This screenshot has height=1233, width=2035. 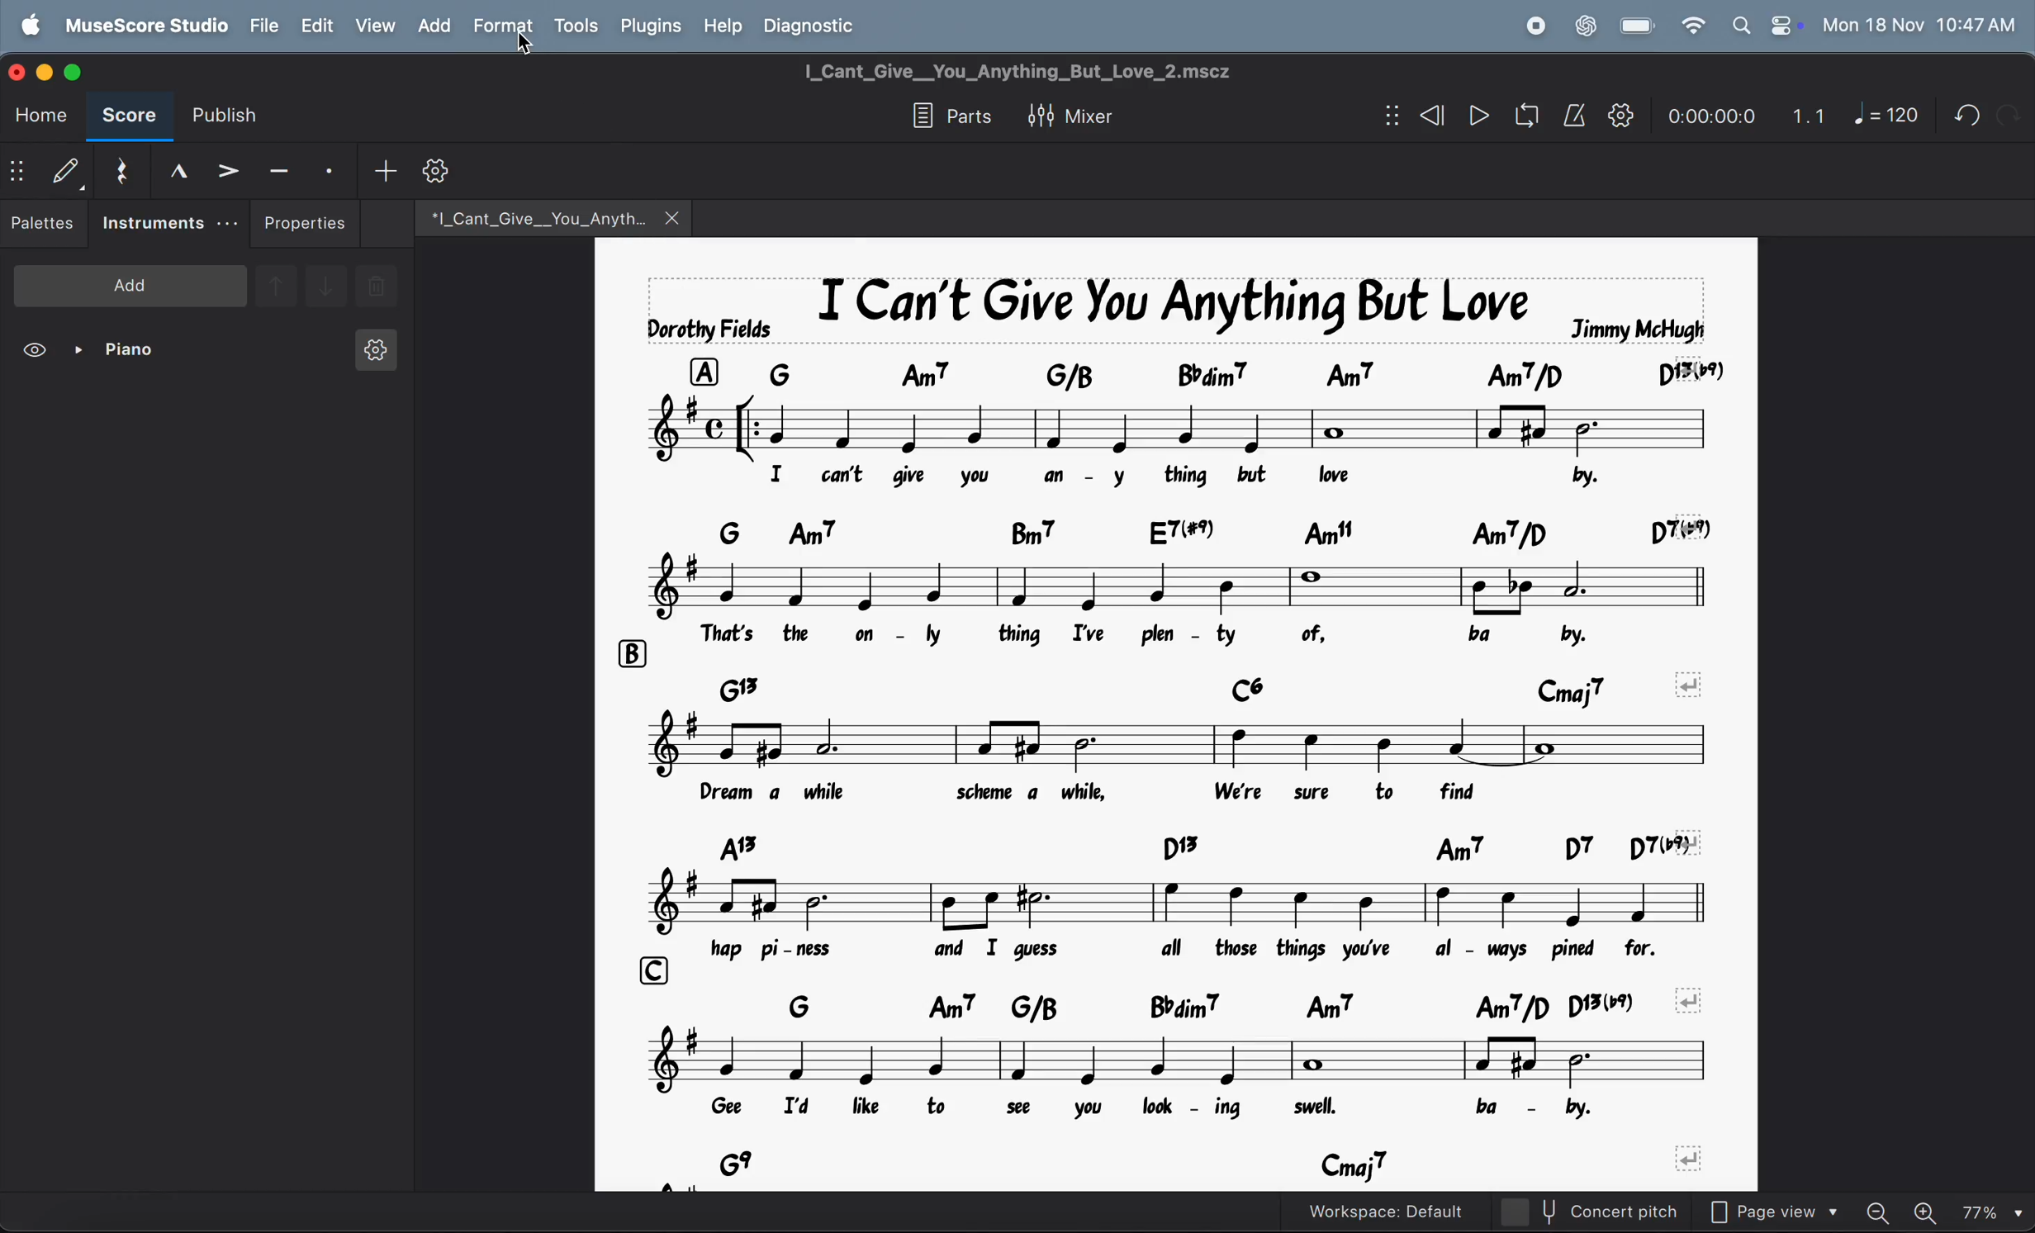 What do you see at coordinates (1739, 25) in the screenshot?
I see `search` at bounding box center [1739, 25].